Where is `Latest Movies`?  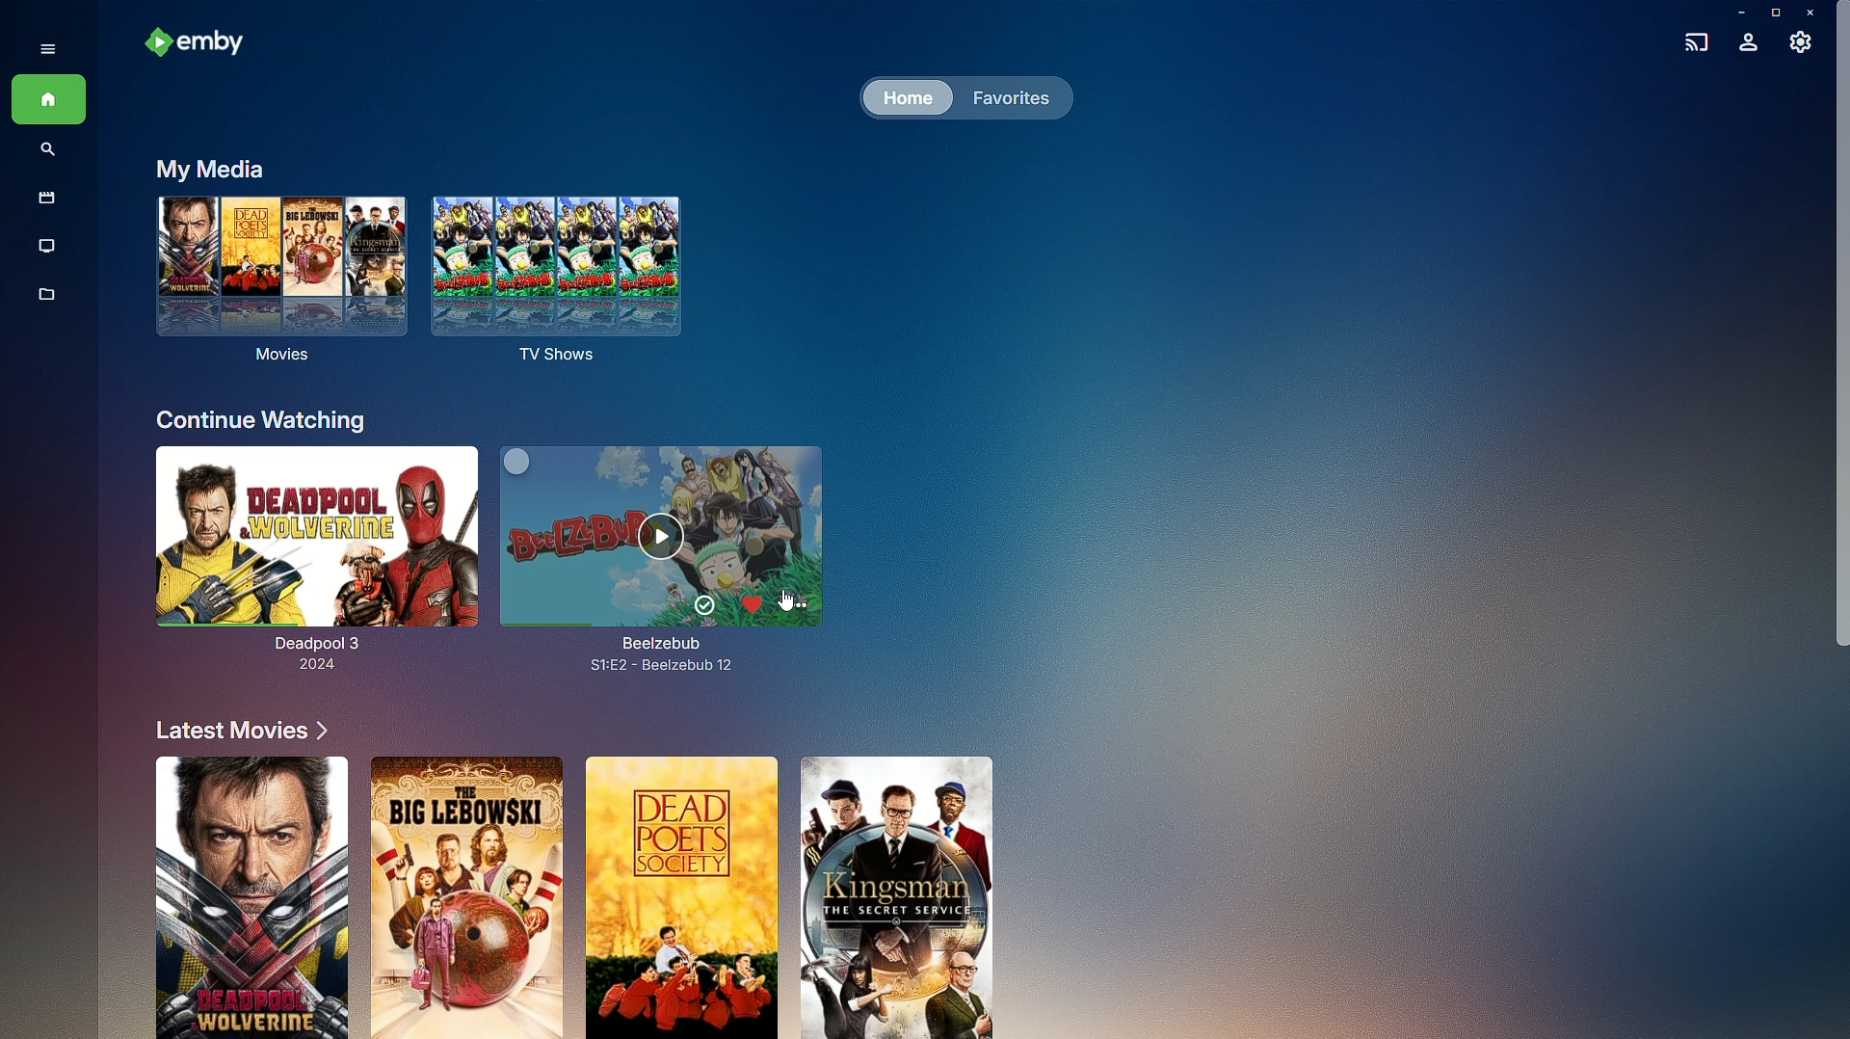 Latest Movies is located at coordinates (234, 730).